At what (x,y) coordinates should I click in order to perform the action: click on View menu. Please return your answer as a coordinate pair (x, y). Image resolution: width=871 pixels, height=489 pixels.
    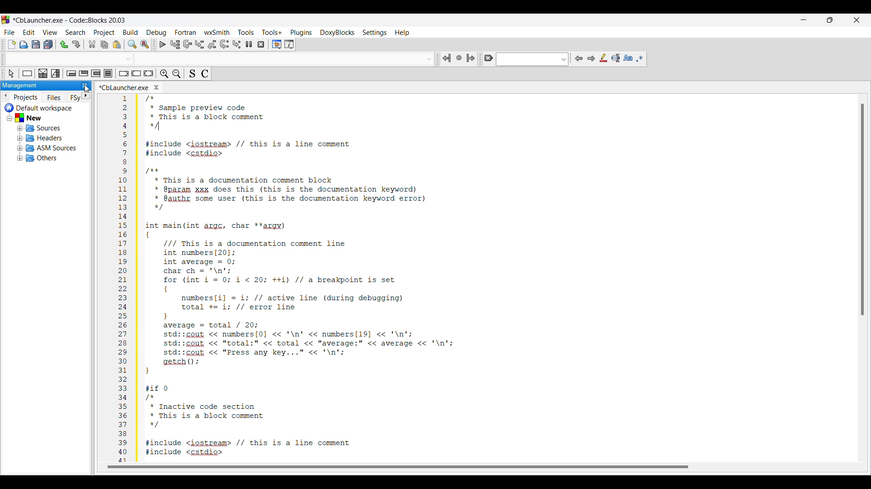
    Looking at the image, I should click on (50, 33).